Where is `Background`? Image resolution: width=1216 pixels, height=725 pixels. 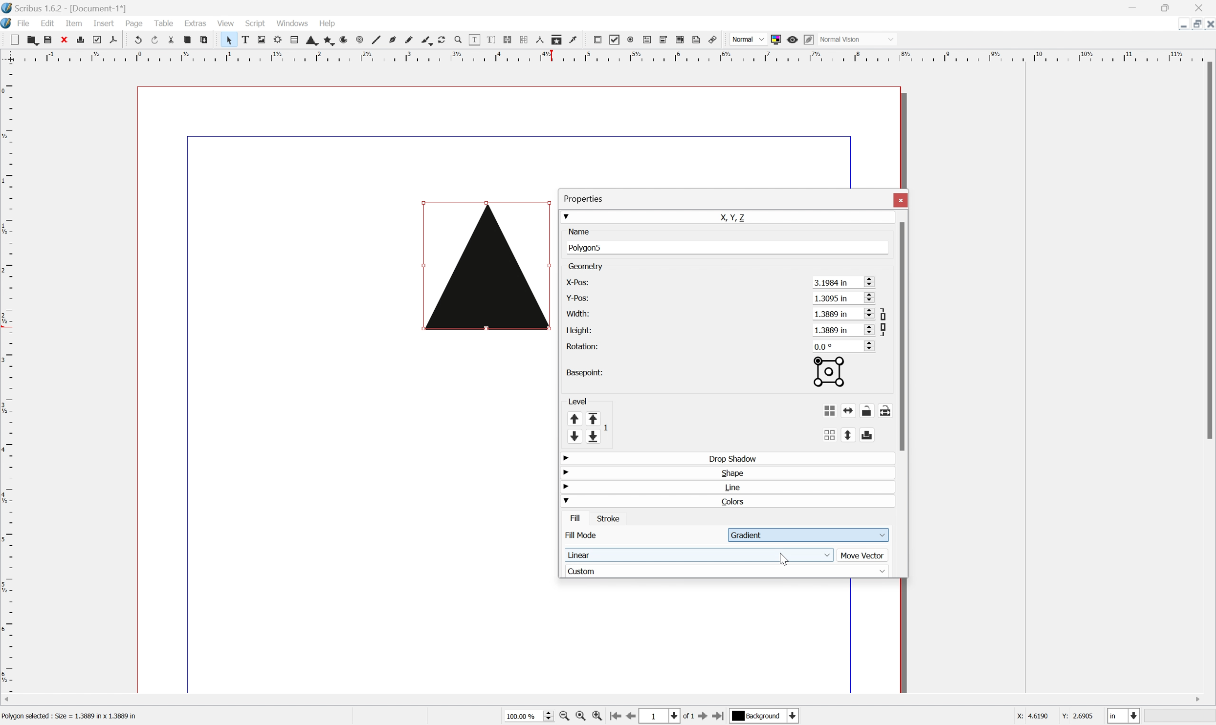 Background is located at coordinates (758, 716).